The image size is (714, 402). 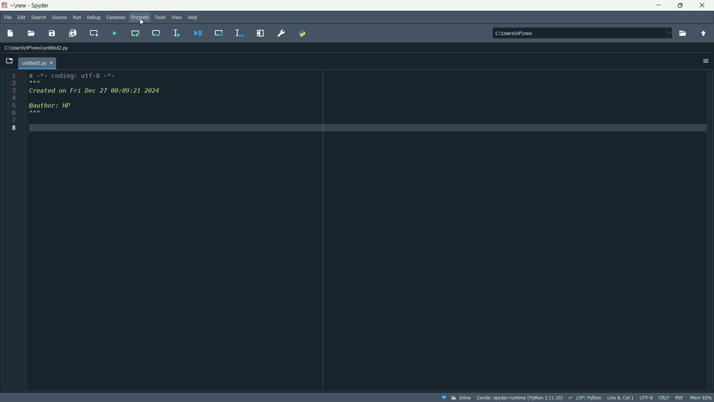 I want to click on python code, so click(x=367, y=100).